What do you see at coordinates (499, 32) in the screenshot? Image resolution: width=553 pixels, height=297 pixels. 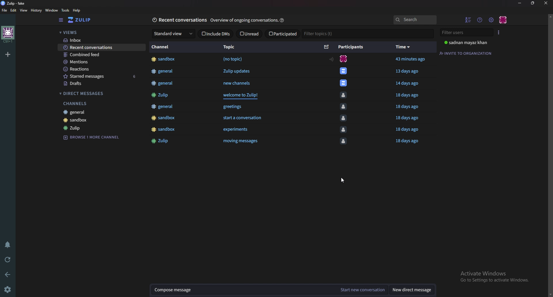 I see `User list style` at bounding box center [499, 32].